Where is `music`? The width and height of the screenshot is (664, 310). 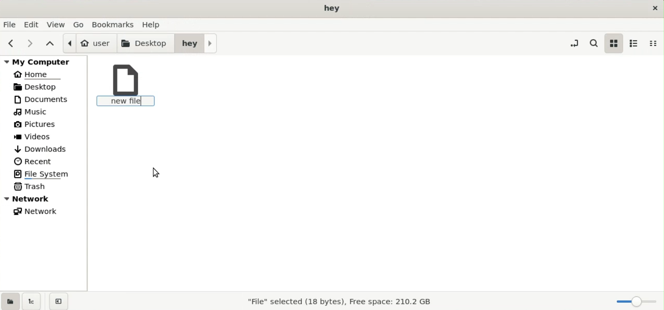
music is located at coordinates (33, 112).